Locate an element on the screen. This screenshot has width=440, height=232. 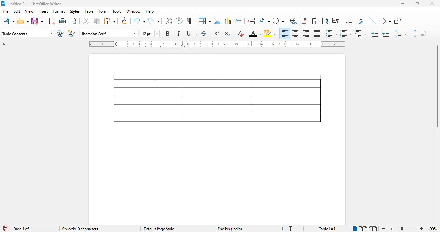
select outline format is located at coordinates (360, 33).